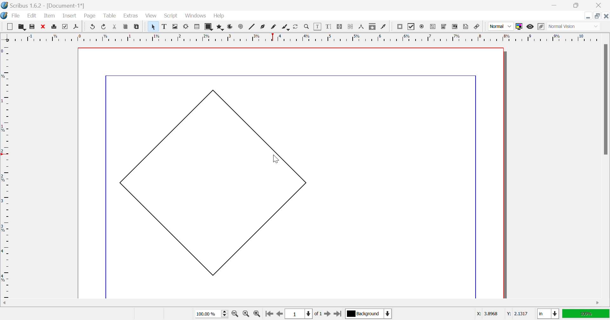 This screenshot has height=320, width=610. Describe the element at coordinates (318, 26) in the screenshot. I see `Edit contents of frame` at that location.